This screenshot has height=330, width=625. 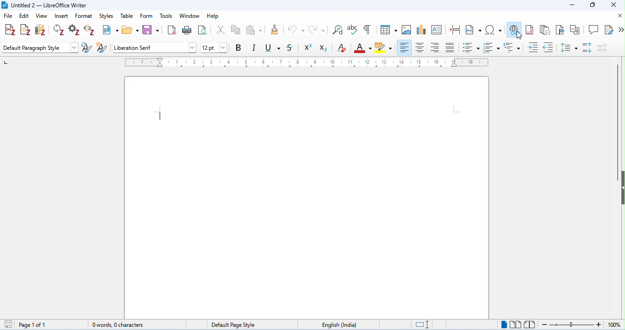 I want to click on set document preference, so click(x=75, y=30).